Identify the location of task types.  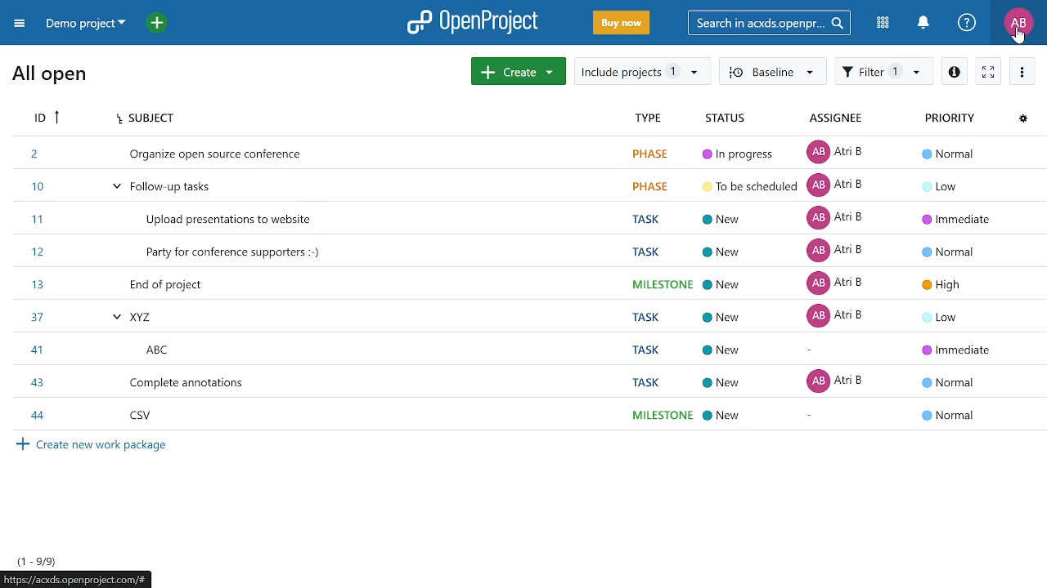
(658, 283).